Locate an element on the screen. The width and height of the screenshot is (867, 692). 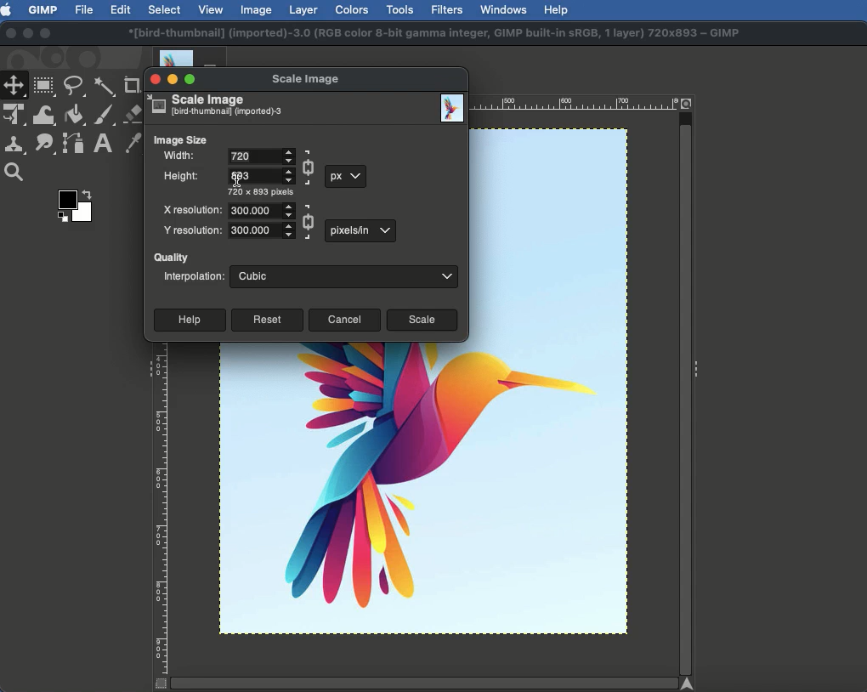
X resolution is located at coordinates (191, 210).